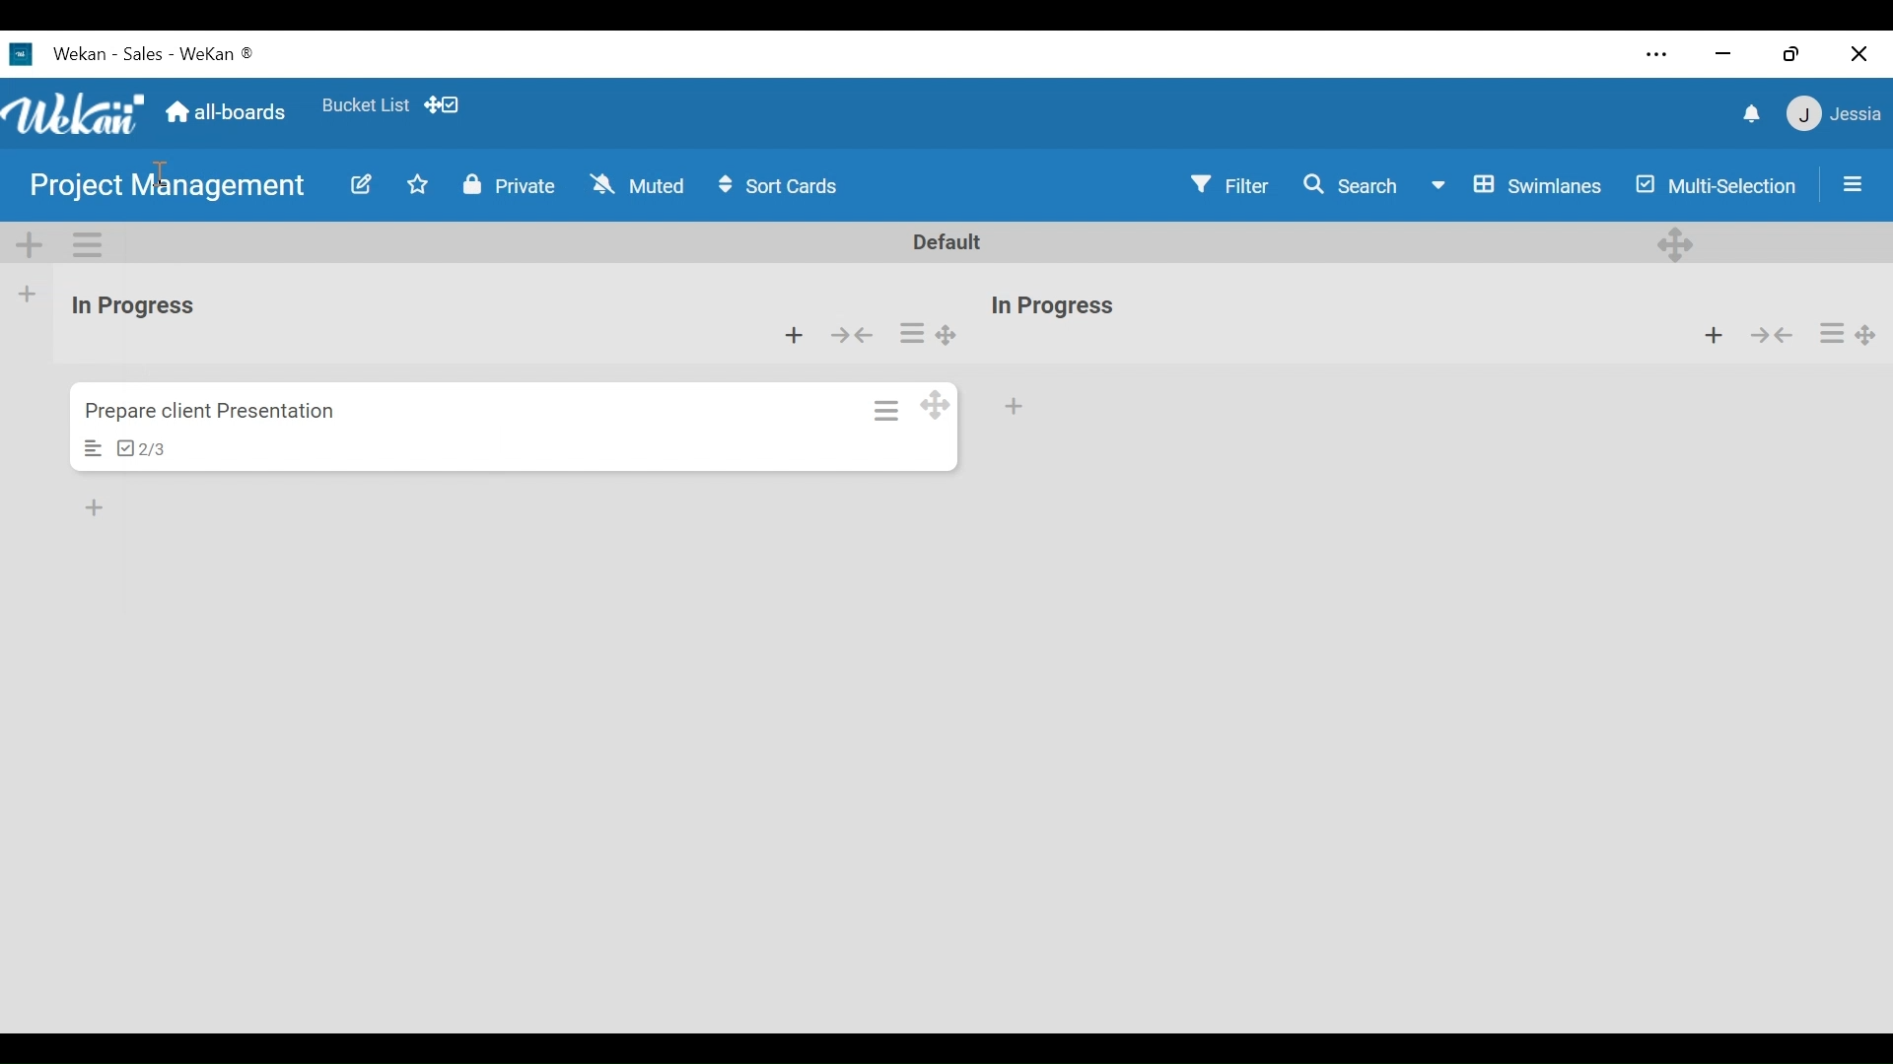 This screenshot has height=1064, width=1893. I want to click on Board view, so click(1521, 188).